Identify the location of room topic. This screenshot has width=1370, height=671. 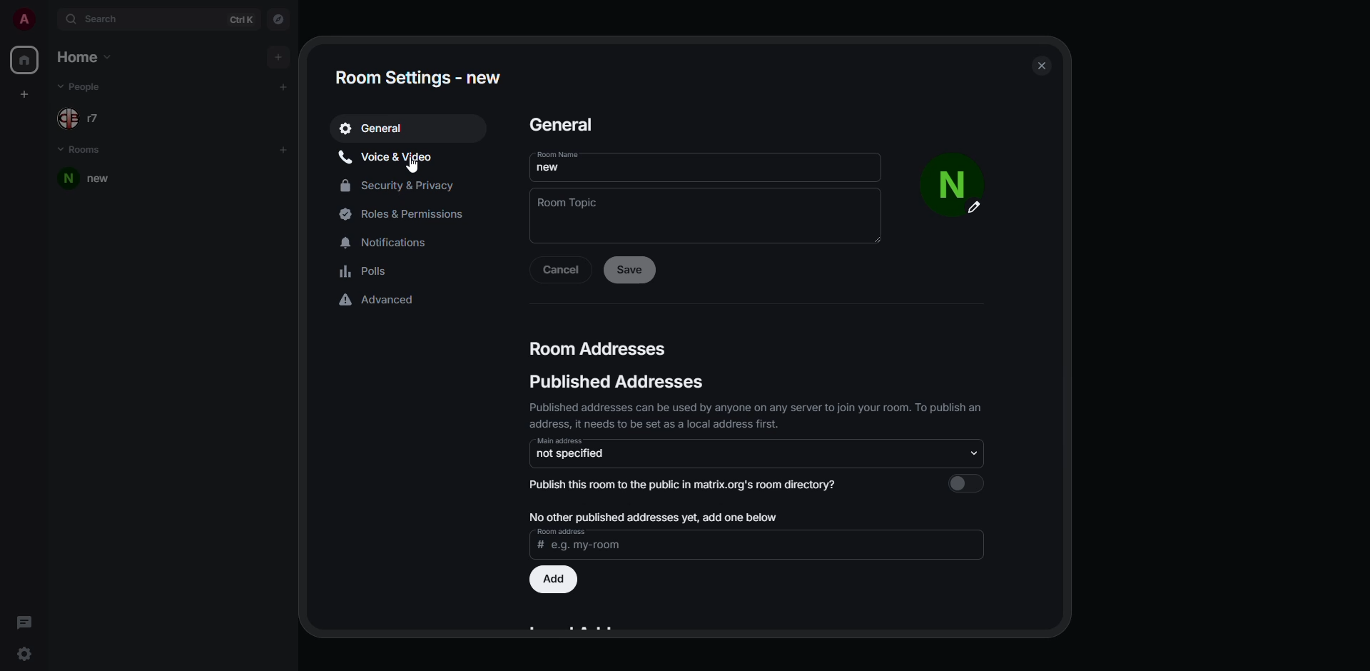
(576, 207).